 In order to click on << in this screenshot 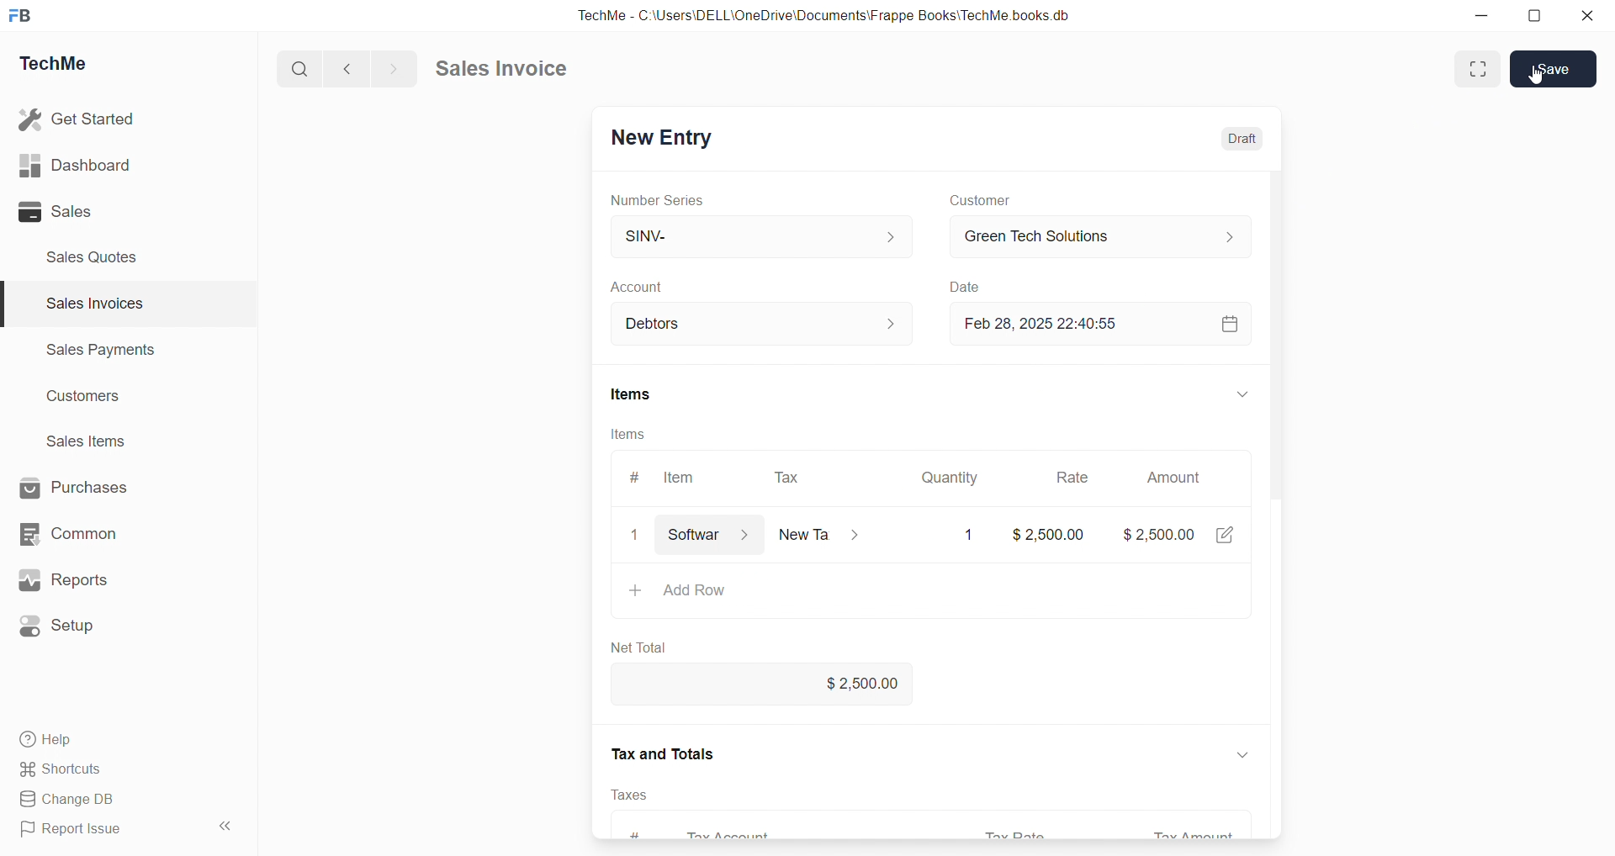, I will do `click(224, 826)`.